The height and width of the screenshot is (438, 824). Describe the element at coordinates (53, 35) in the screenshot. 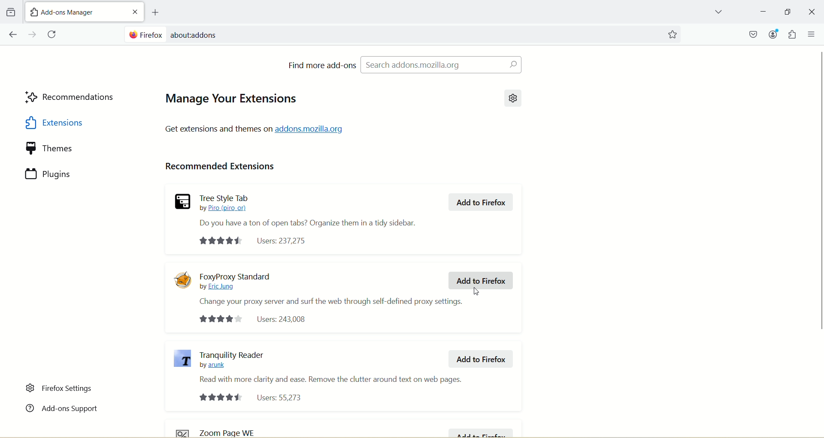

I see `Refresh` at that location.